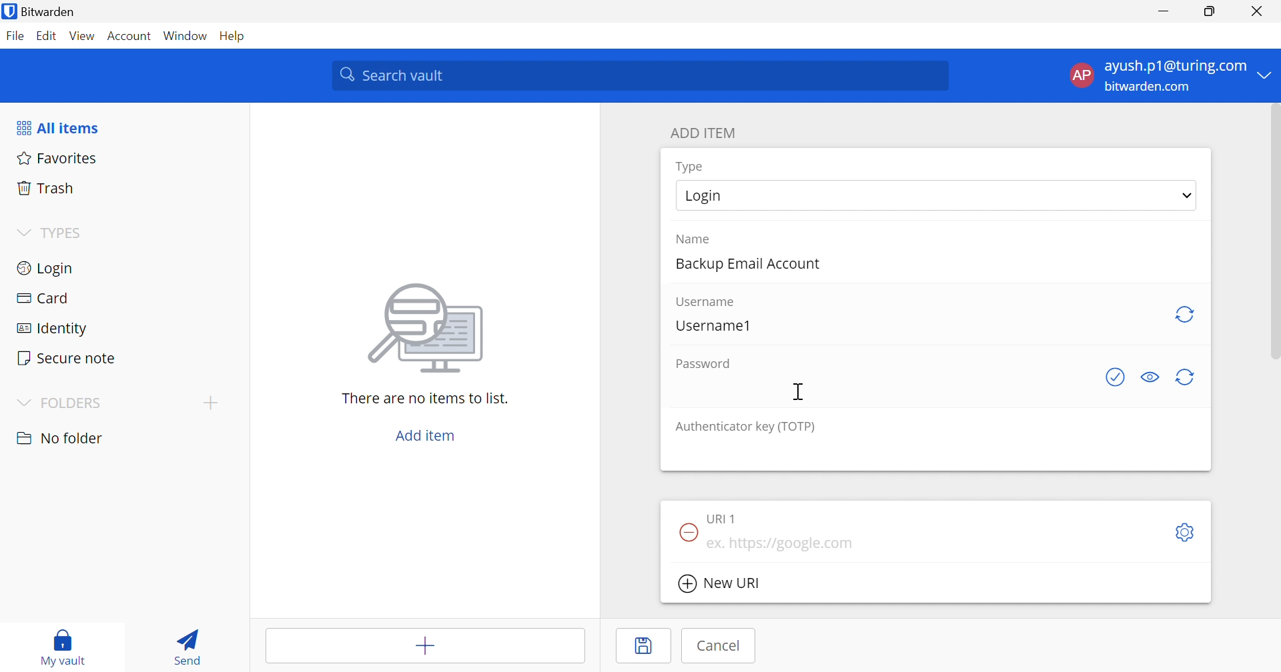 This screenshot has width=1281, height=672. I want to click on Check if password has been exposed, so click(1117, 377).